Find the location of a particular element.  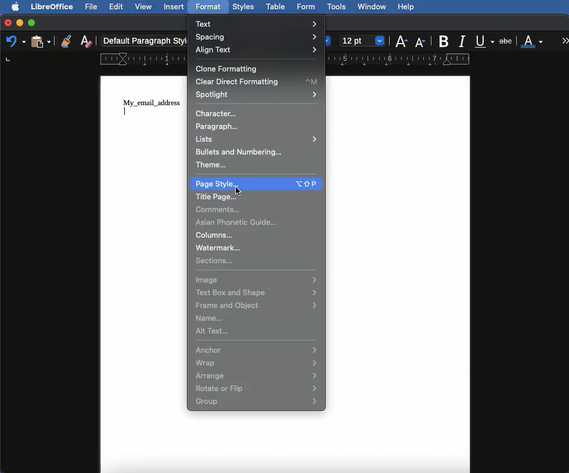

Styles is located at coordinates (243, 6).